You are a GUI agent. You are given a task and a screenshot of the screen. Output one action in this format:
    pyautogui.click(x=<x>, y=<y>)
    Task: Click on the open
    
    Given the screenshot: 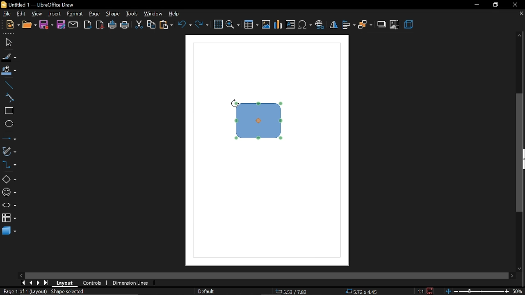 What is the action you would take?
    pyautogui.click(x=30, y=25)
    